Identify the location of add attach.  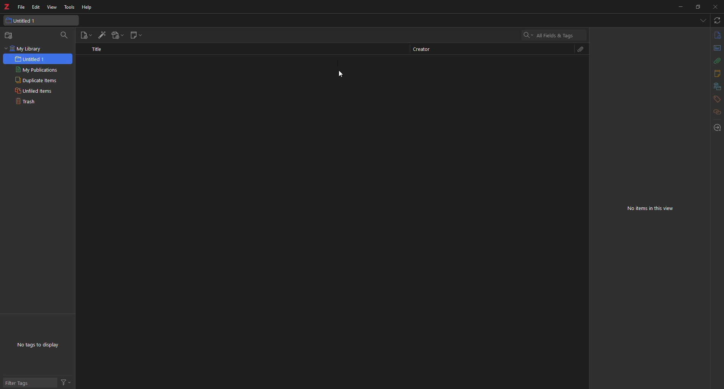
(118, 35).